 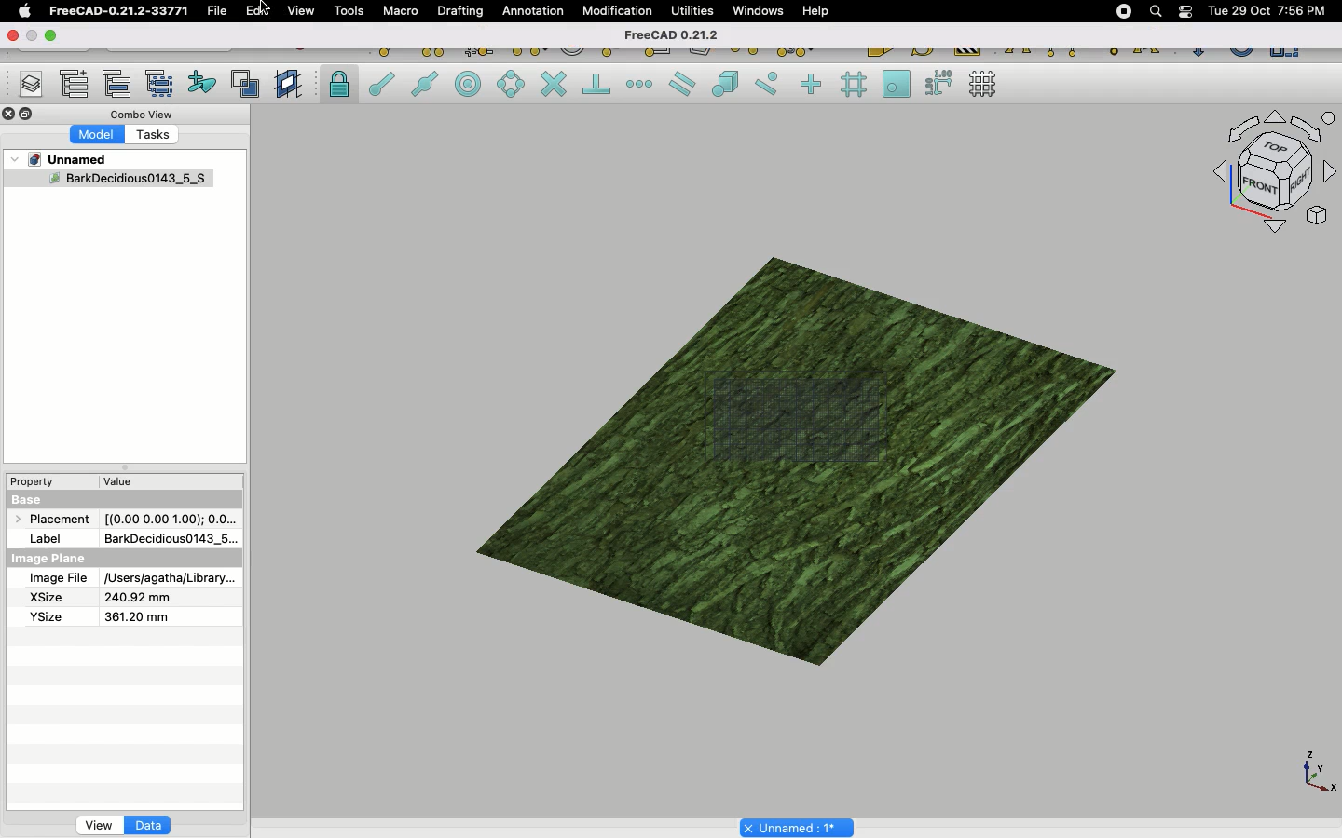 I want to click on Snap midpoint, so click(x=426, y=87).